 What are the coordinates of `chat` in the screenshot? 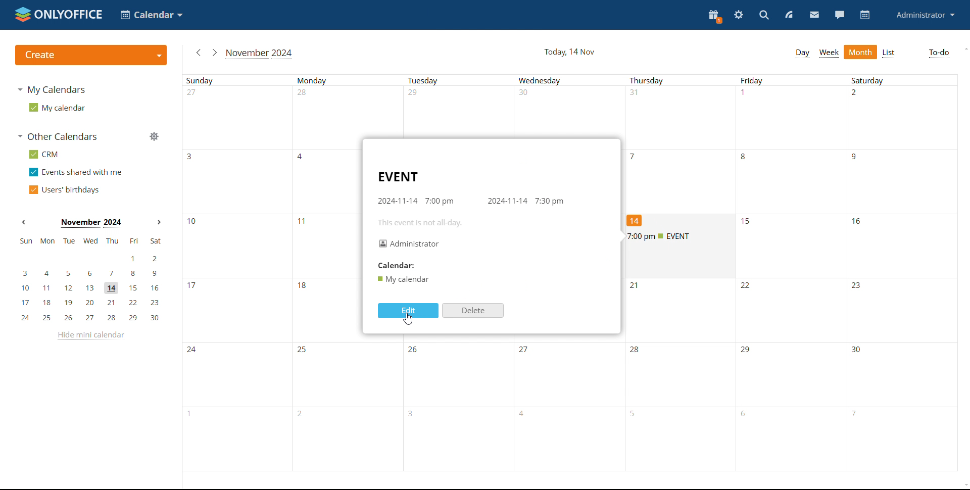 It's located at (838, 15).